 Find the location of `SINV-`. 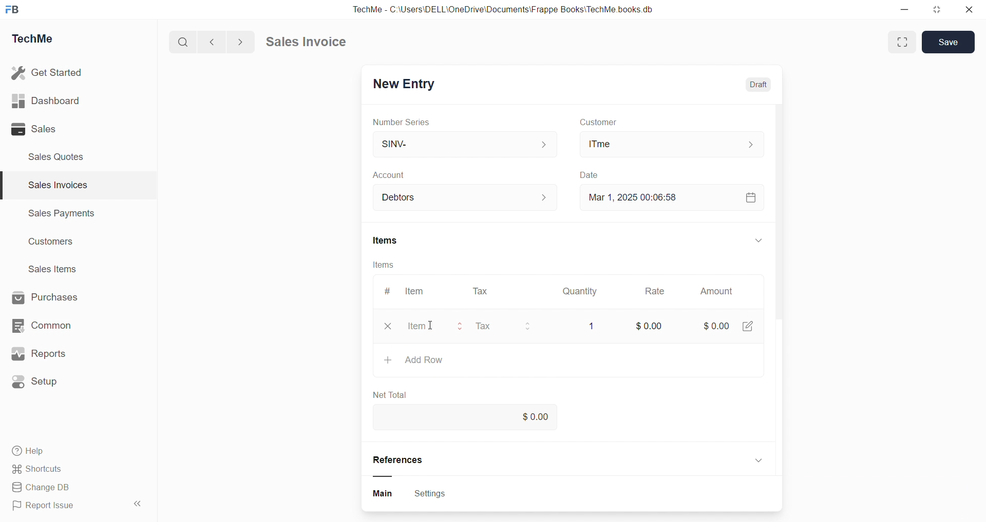

SINV- is located at coordinates (452, 144).